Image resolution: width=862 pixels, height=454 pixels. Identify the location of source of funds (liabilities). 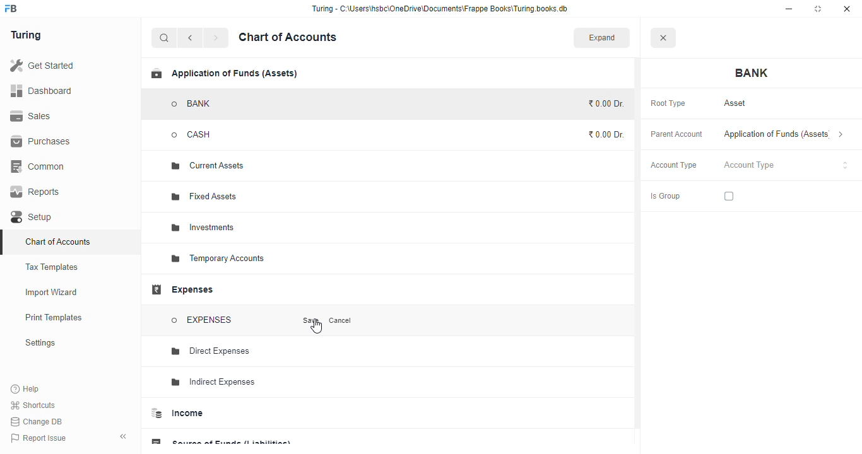
(220, 439).